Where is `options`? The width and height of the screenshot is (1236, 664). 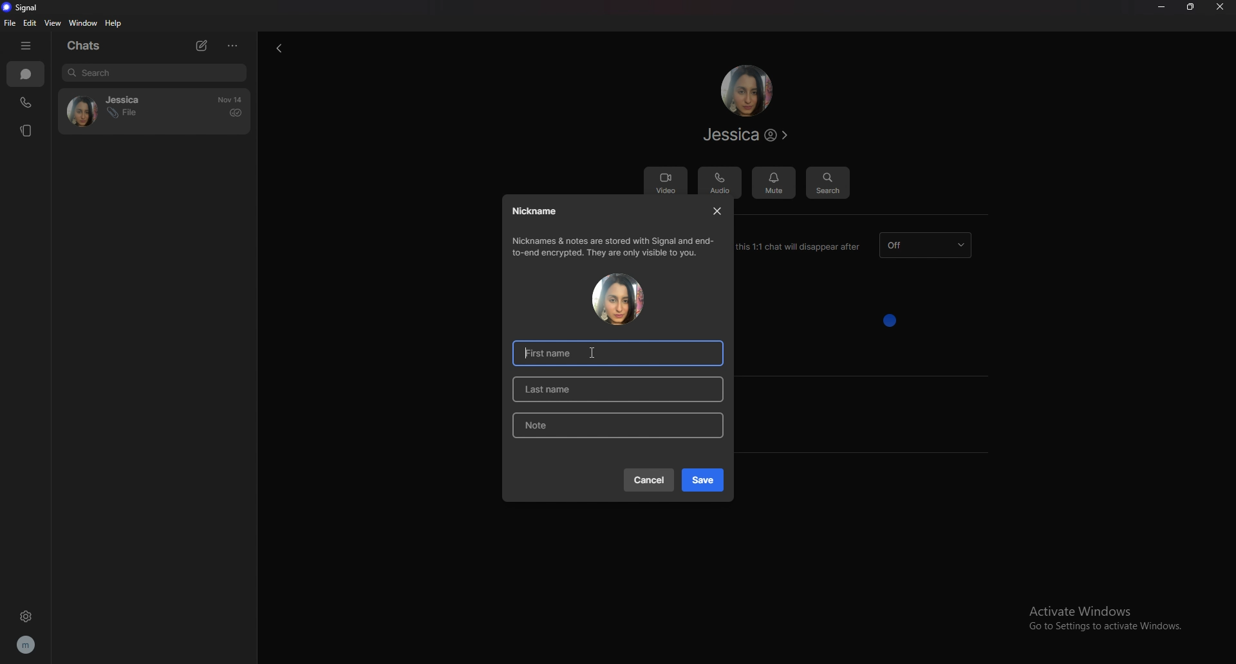 options is located at coordinates (235, 45).